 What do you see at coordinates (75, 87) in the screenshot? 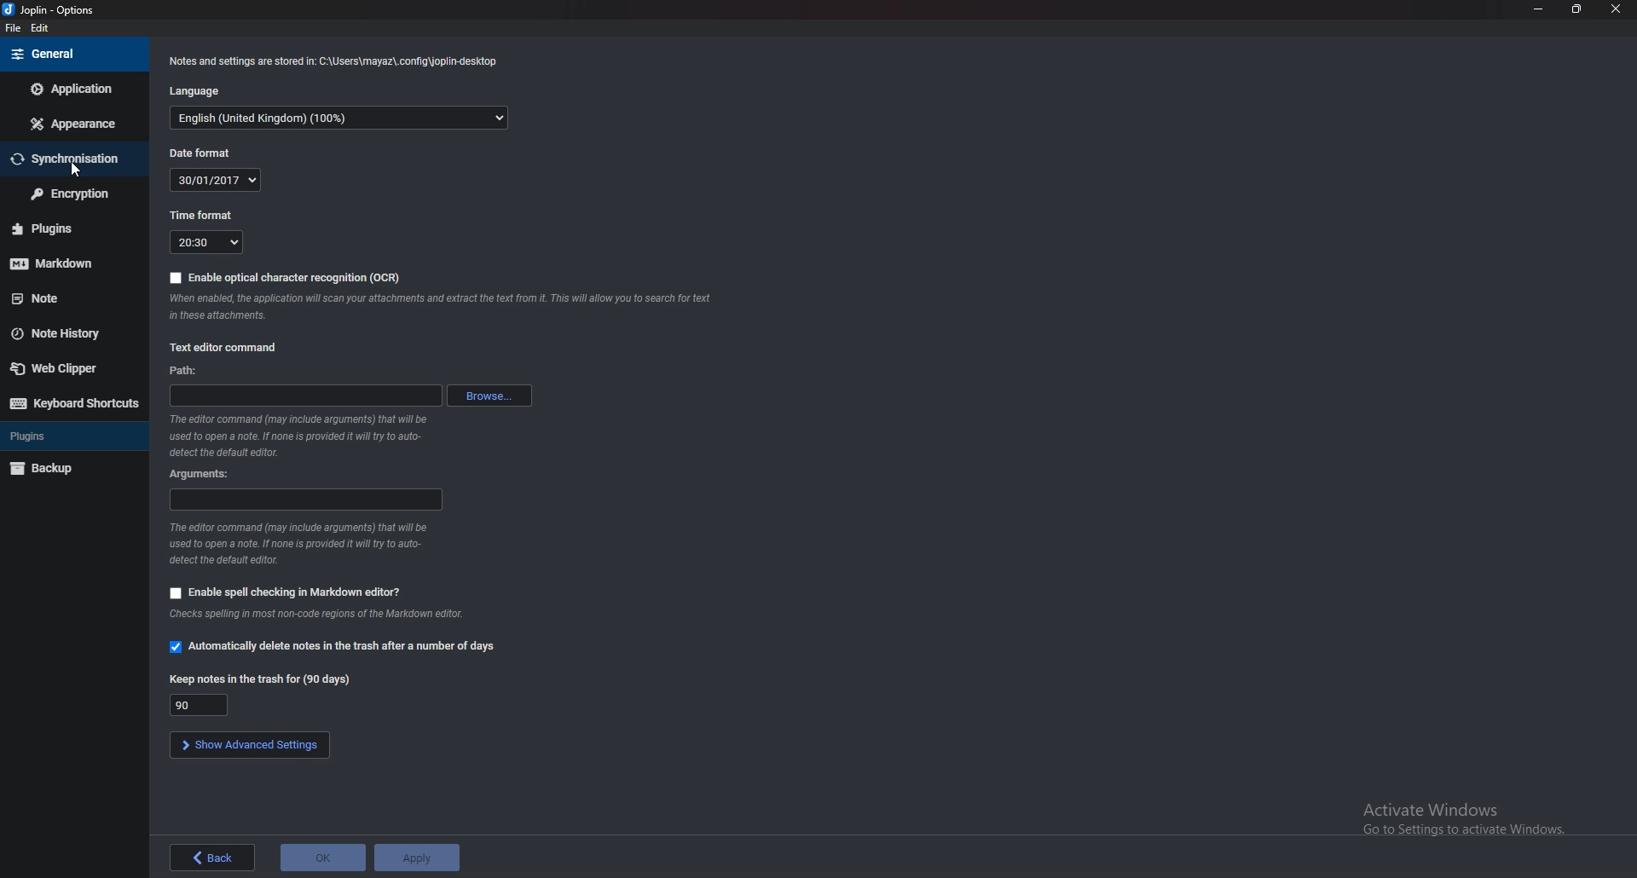
I see `application` at bounding box center [75, 87].